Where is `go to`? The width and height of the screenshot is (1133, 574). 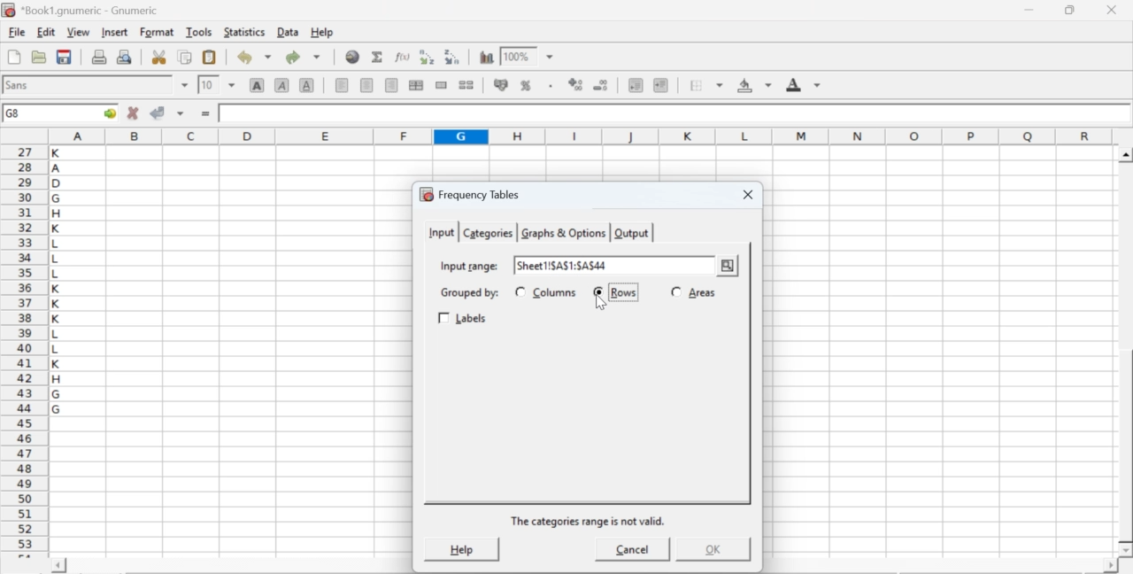 go to is located at coordinates (108, 112).